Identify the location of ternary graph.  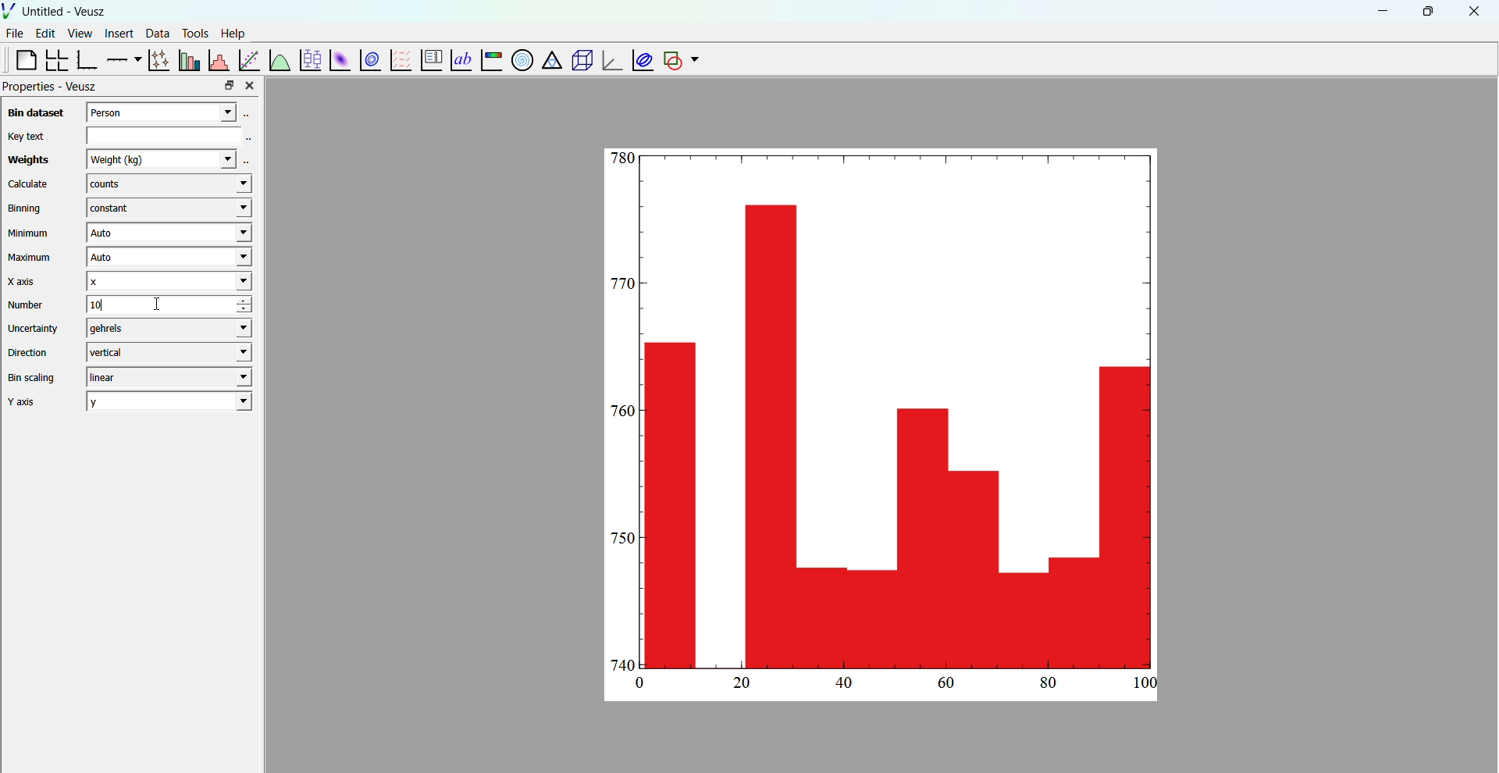
(550, 62).